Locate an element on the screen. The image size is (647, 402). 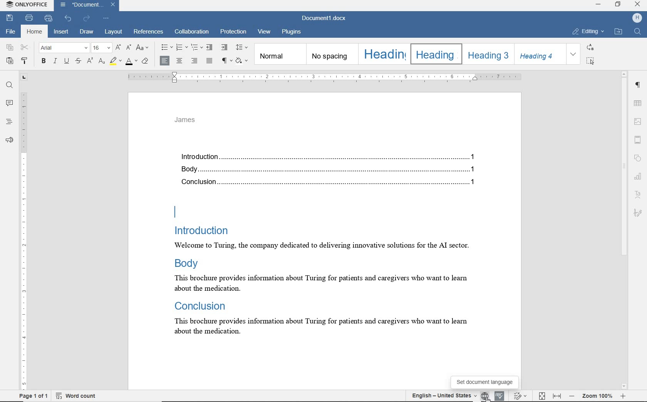
bullets is located at coordinates (166, 47).